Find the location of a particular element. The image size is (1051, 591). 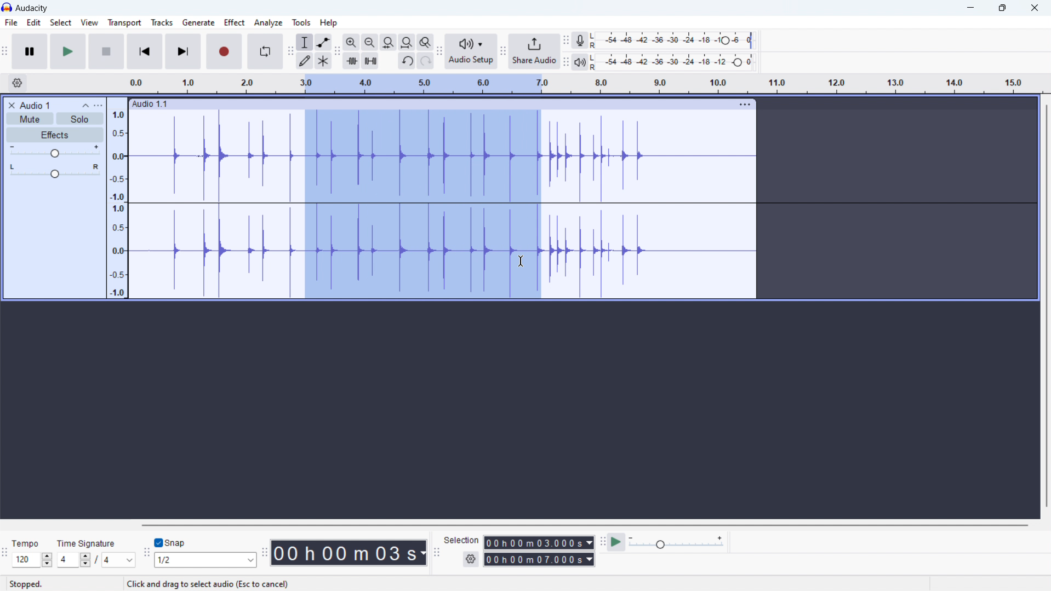

3.0-7.0 timeline (part of the track selected) is located at coordinates (424, 186).